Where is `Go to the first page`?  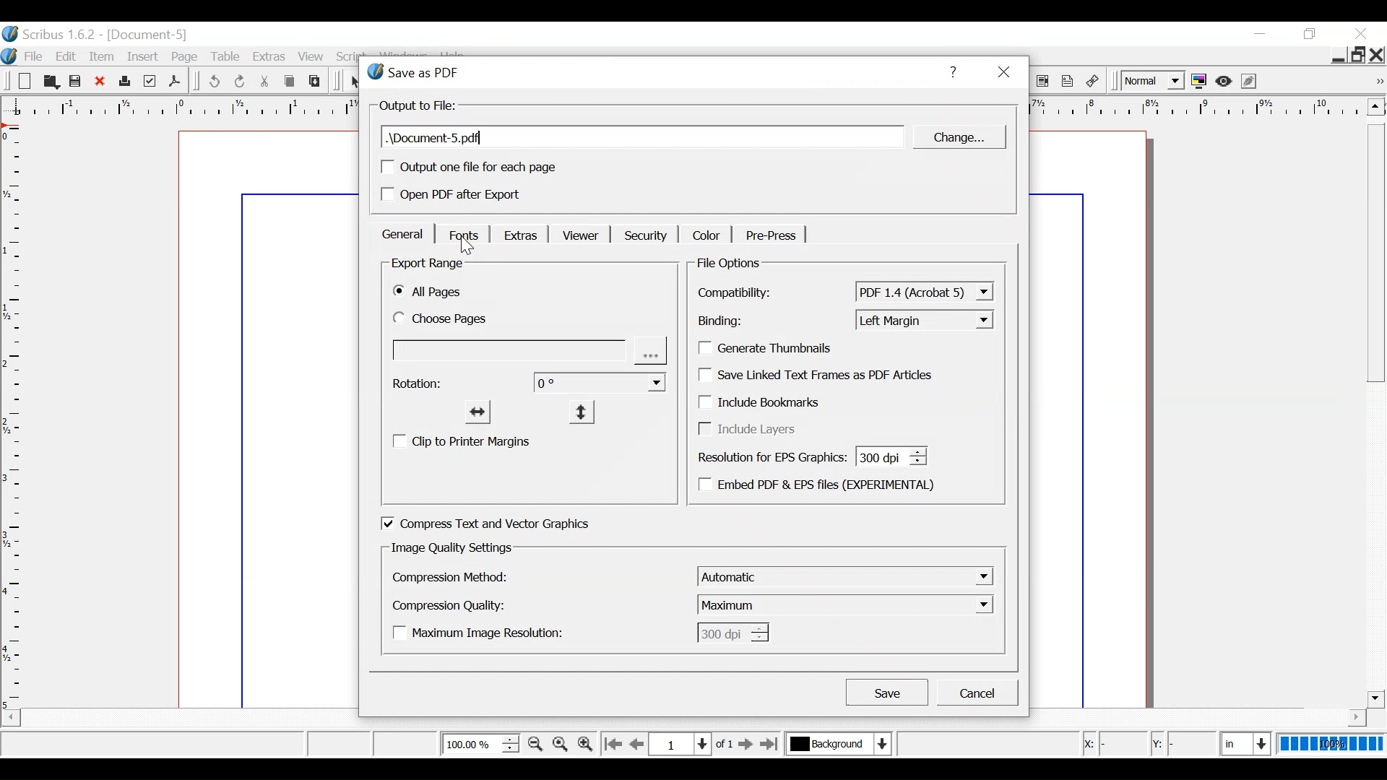 Go to the first page is located at coordinates (612, 745).